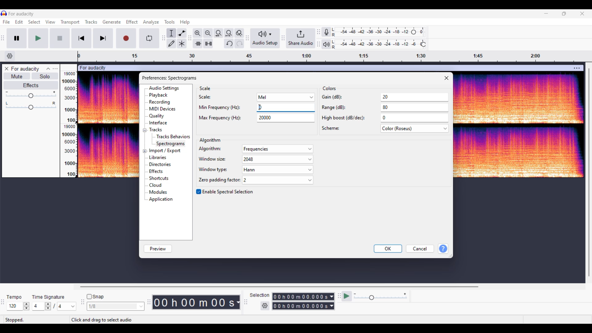  Describe the element at coordinates (198, 43) in the screenshot. I see `Trim audio outside selection` at that location.